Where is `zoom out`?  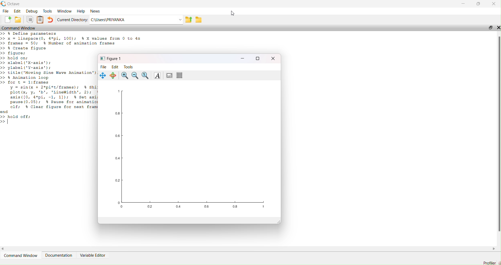
zoom out is located at coordinates (135, 75).